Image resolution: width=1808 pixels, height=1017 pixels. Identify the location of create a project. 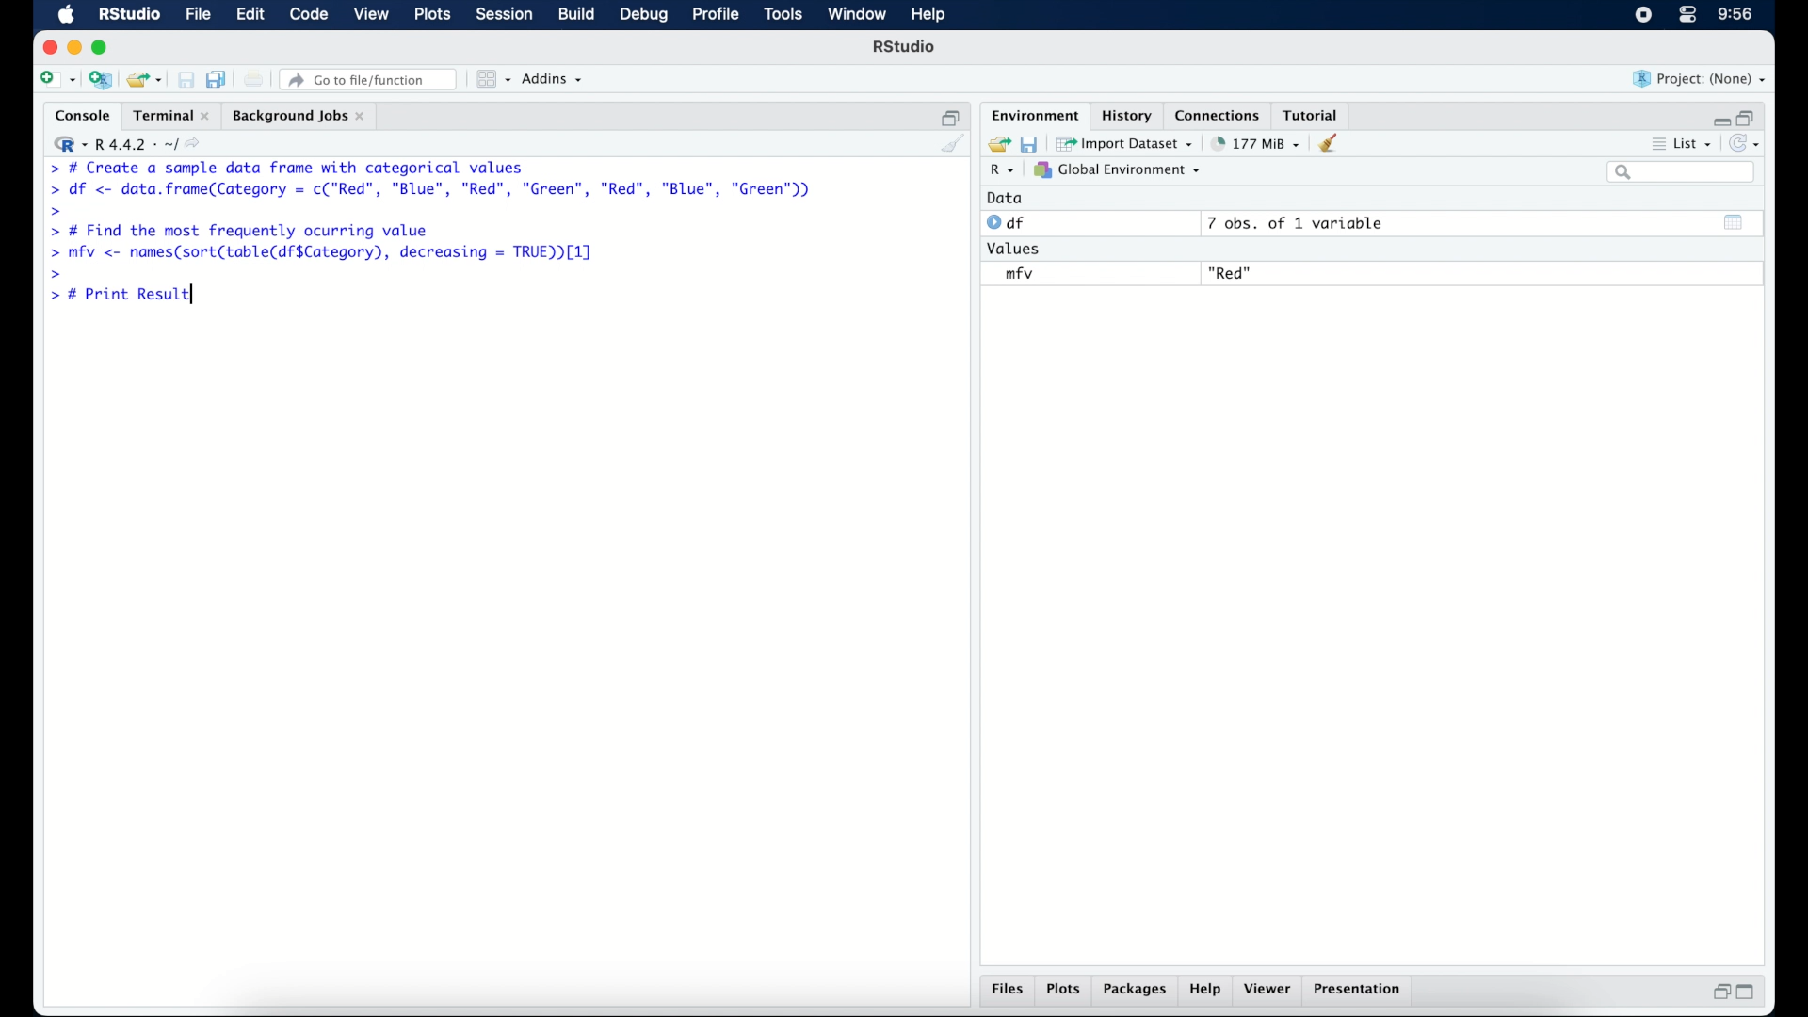
(102, 80).